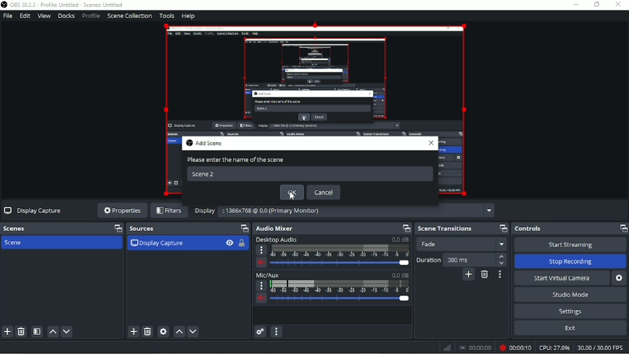 The width and height of the screenshot is (629, 354). I want to click on Sources, so click(142, 229).